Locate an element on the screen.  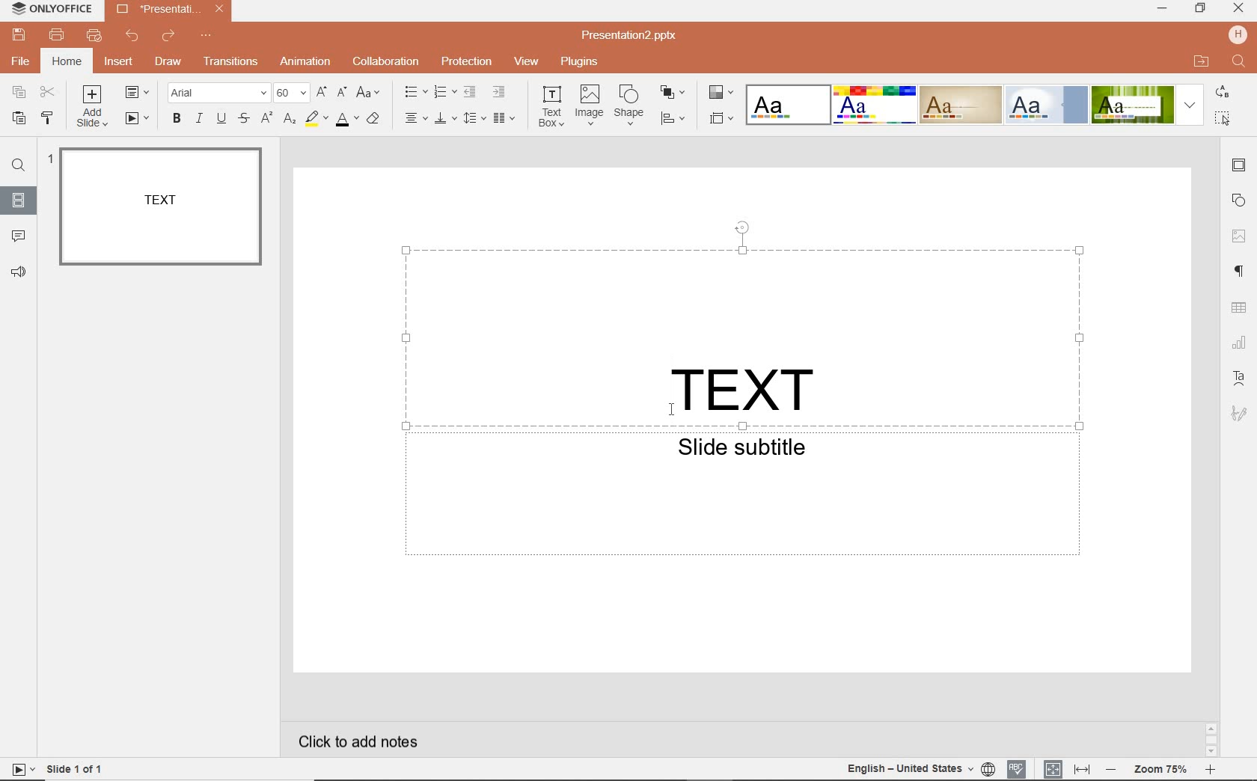
cursor is located at coordinates (670, 414).